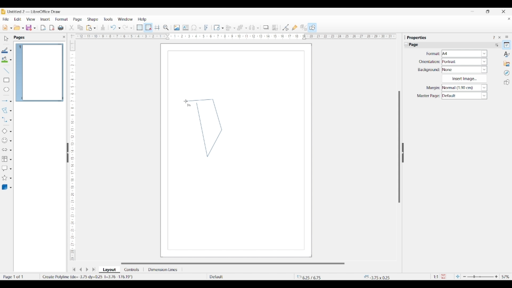 This screenshot has height=288, width=512. What do you see at coordinates (194, 27) in the screenshot?
I see `Selected special character` at bounding box center [194, 27].